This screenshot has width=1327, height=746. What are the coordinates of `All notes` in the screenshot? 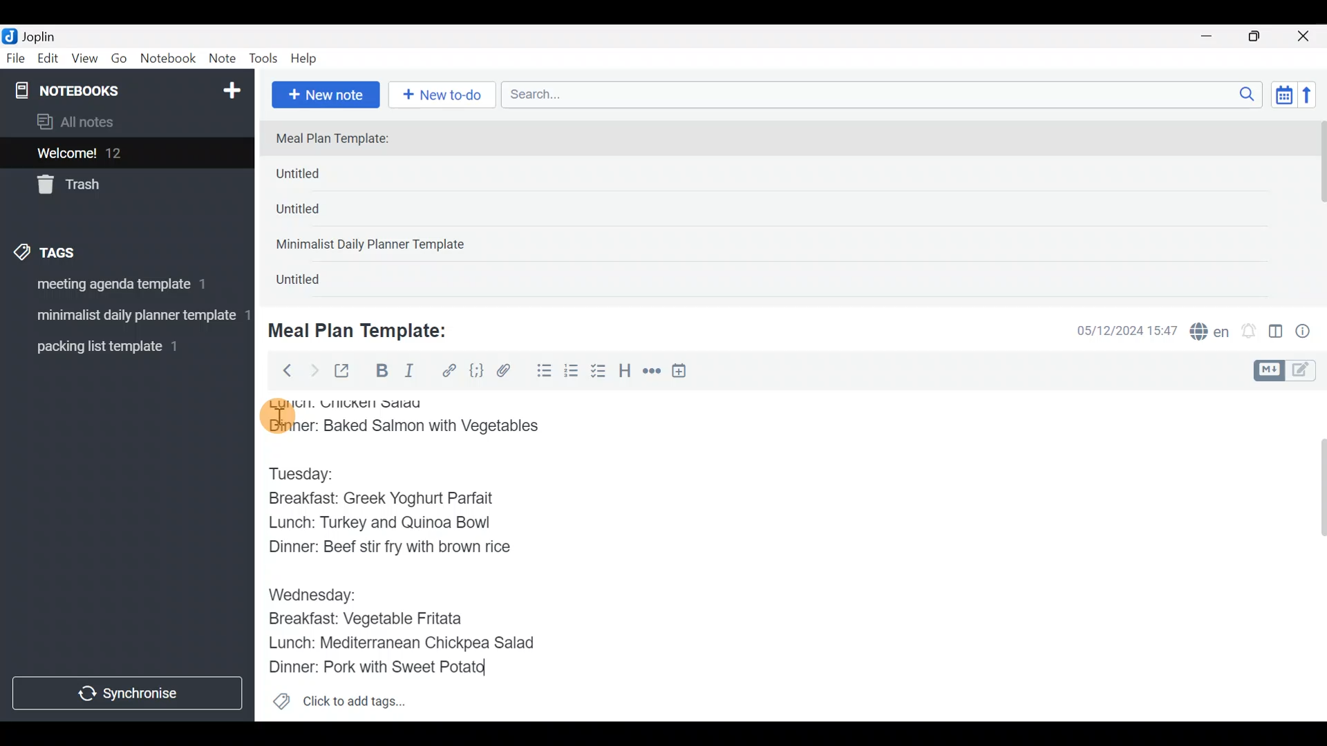 It's located at (124, 123).